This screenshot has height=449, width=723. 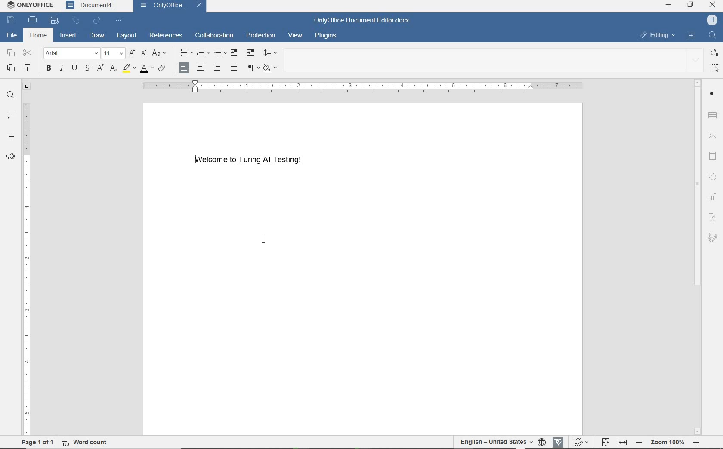 I want to click on collaboration, so click(x=215, y=36).